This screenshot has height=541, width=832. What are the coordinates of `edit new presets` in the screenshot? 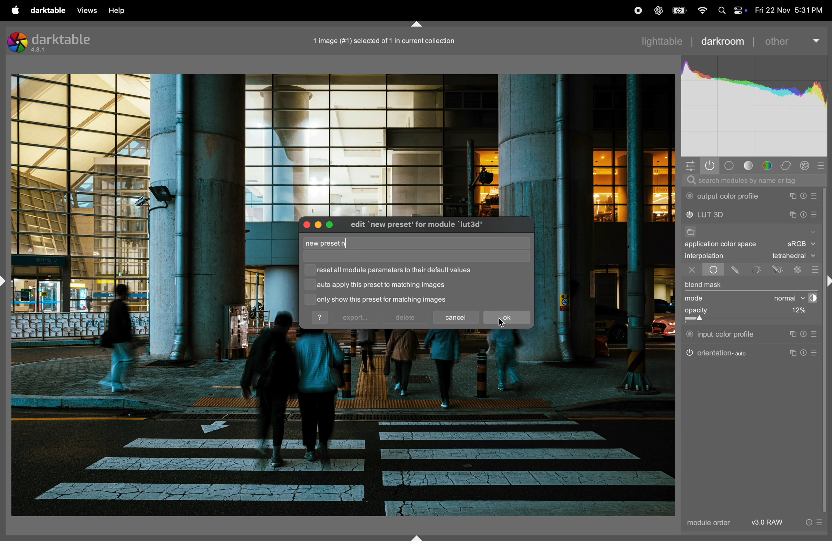 It's located at (425, 226).